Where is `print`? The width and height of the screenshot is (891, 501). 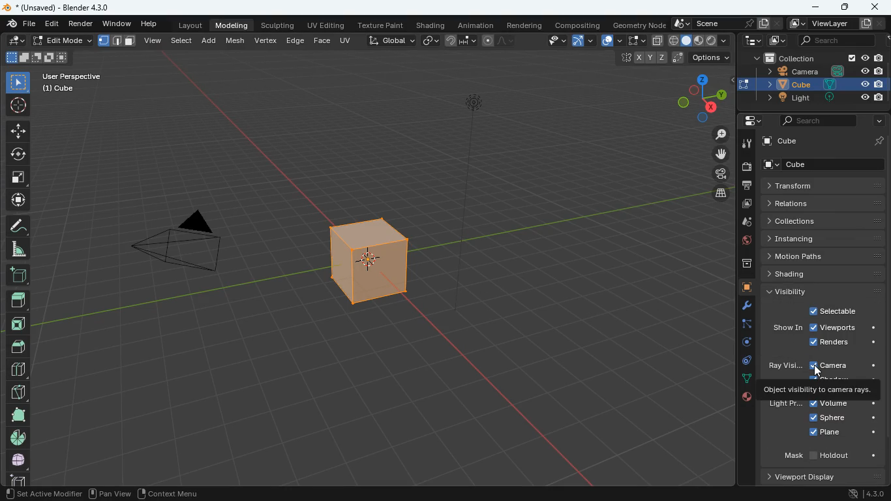
print is located at coordinates (749, 187).